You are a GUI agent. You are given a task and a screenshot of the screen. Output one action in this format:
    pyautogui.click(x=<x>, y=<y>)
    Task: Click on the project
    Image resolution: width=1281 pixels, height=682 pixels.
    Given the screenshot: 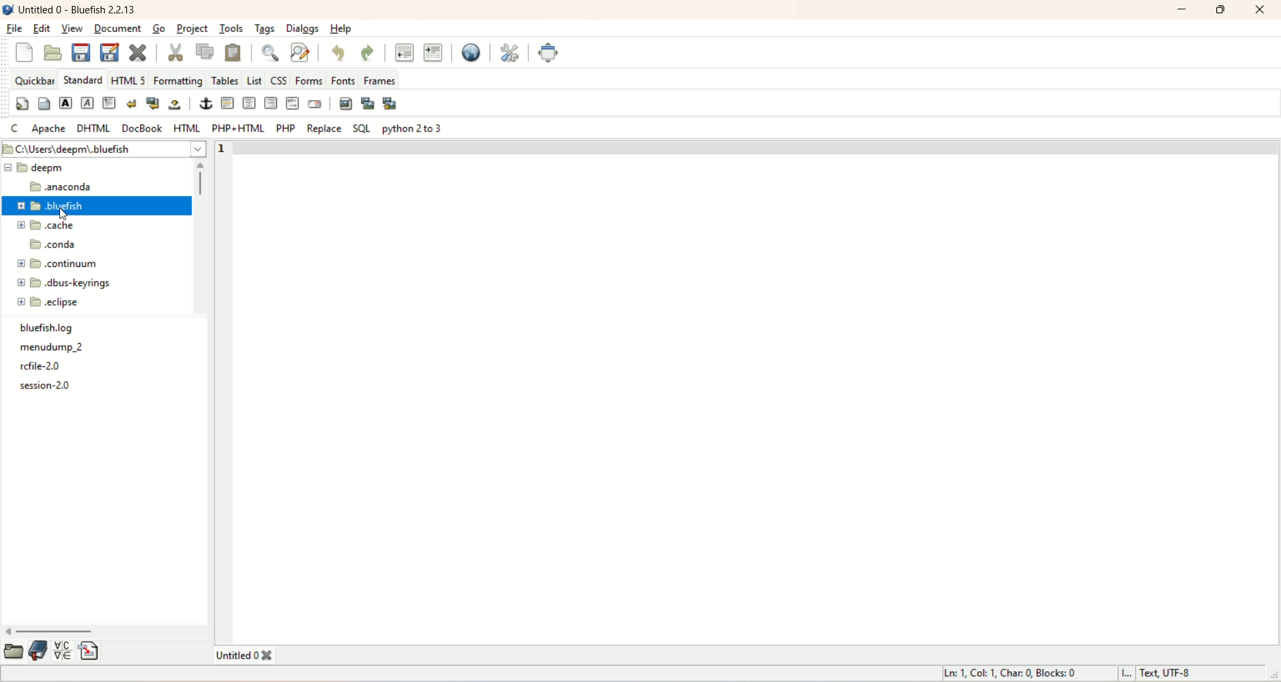 What is the action you would take?
    pyautogui.click(x=194, y=30)
    